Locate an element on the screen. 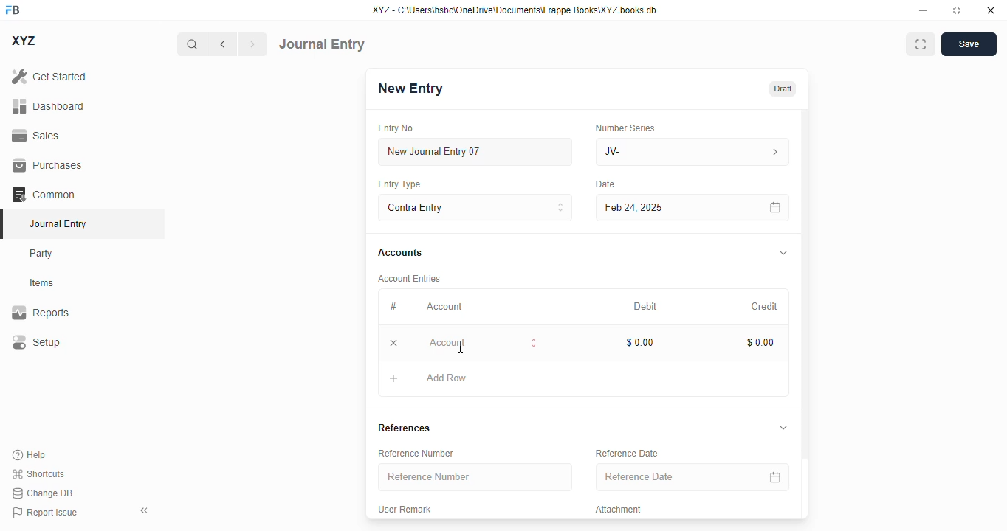  common is located at coordinates (44, 194).